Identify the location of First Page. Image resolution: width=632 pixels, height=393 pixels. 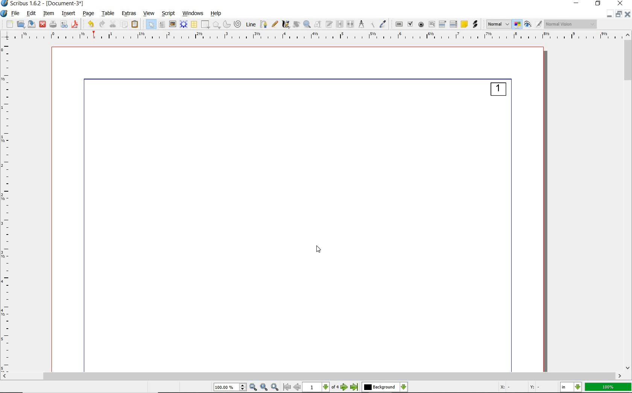
(286, 387).